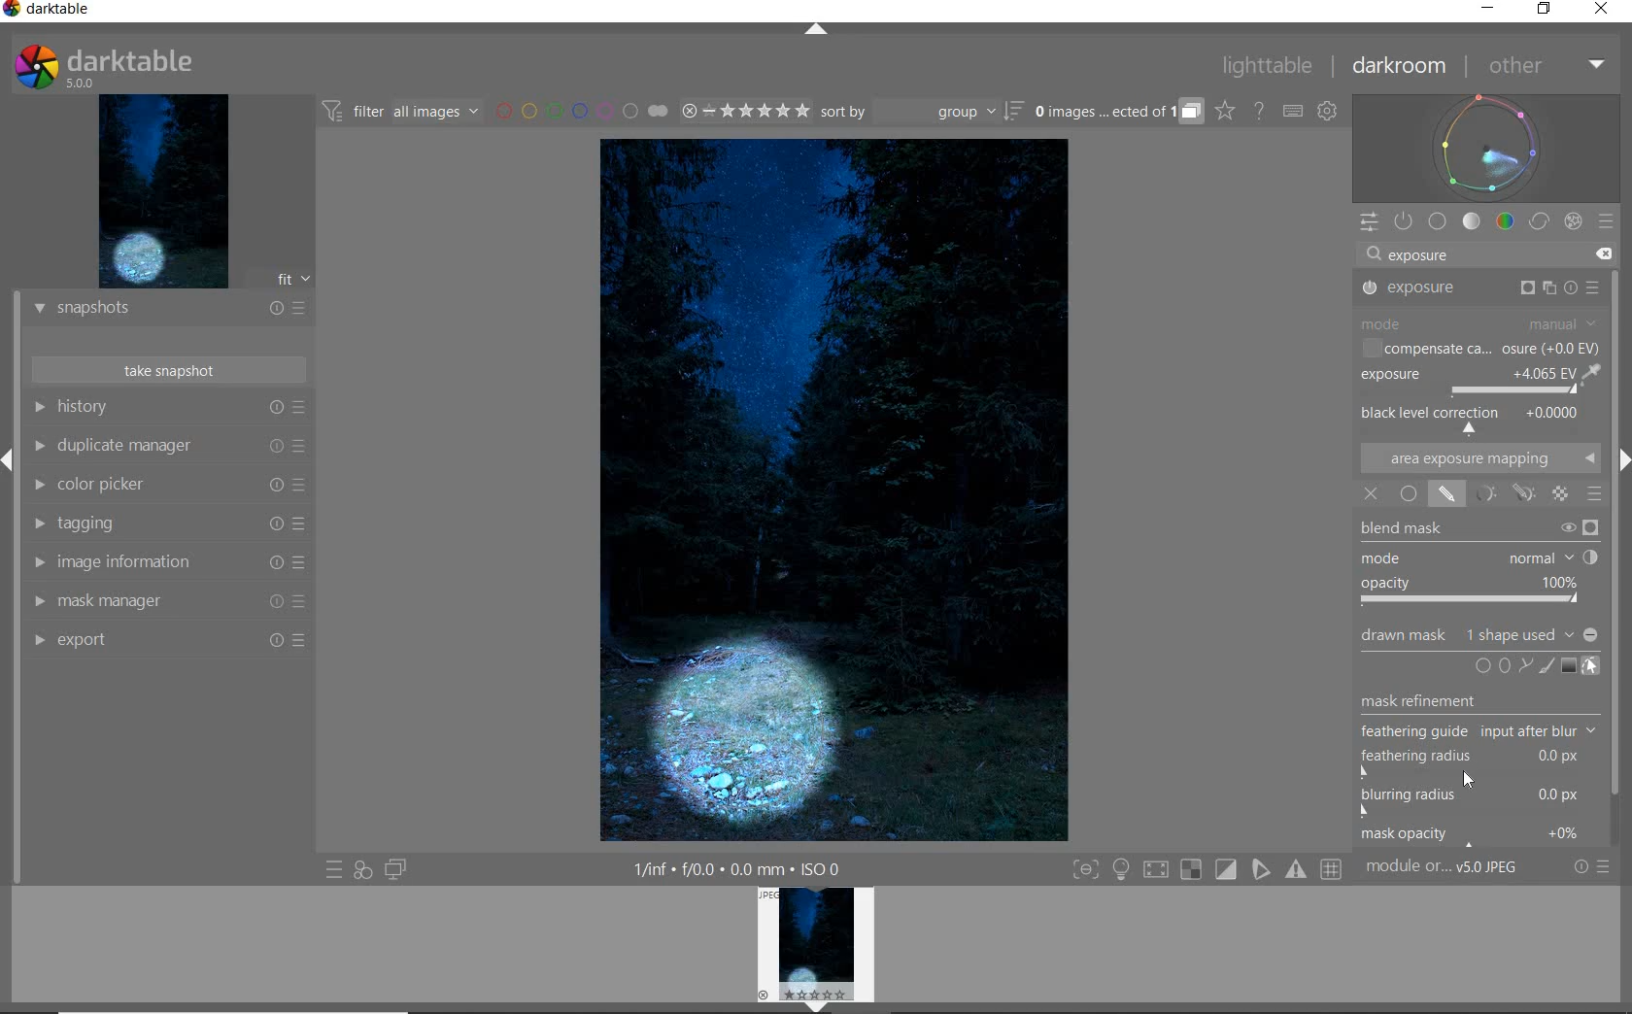 This screenshot has height=1014, width=1632. Describe the element at coordinates (1327, 111) in the screenshot. I see `SHOW GLOBAL PREFERENCES` at that location.